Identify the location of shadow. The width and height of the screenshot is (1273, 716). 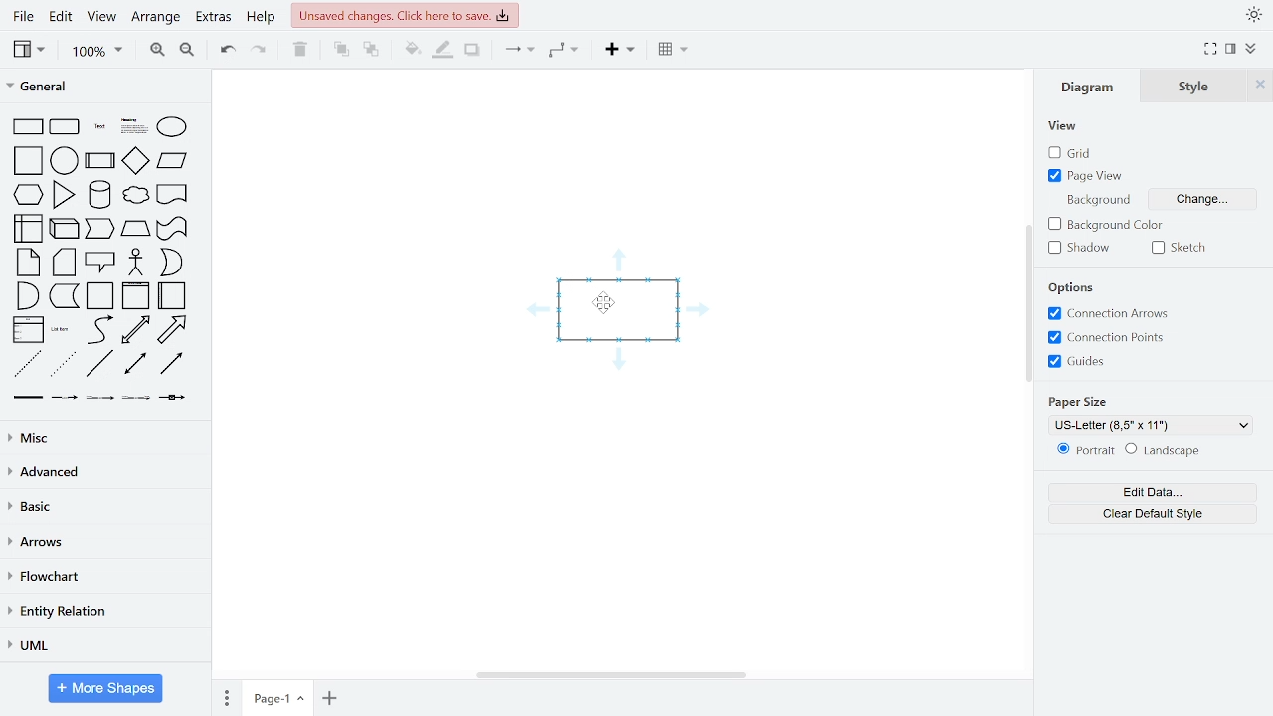
(1080, 247).